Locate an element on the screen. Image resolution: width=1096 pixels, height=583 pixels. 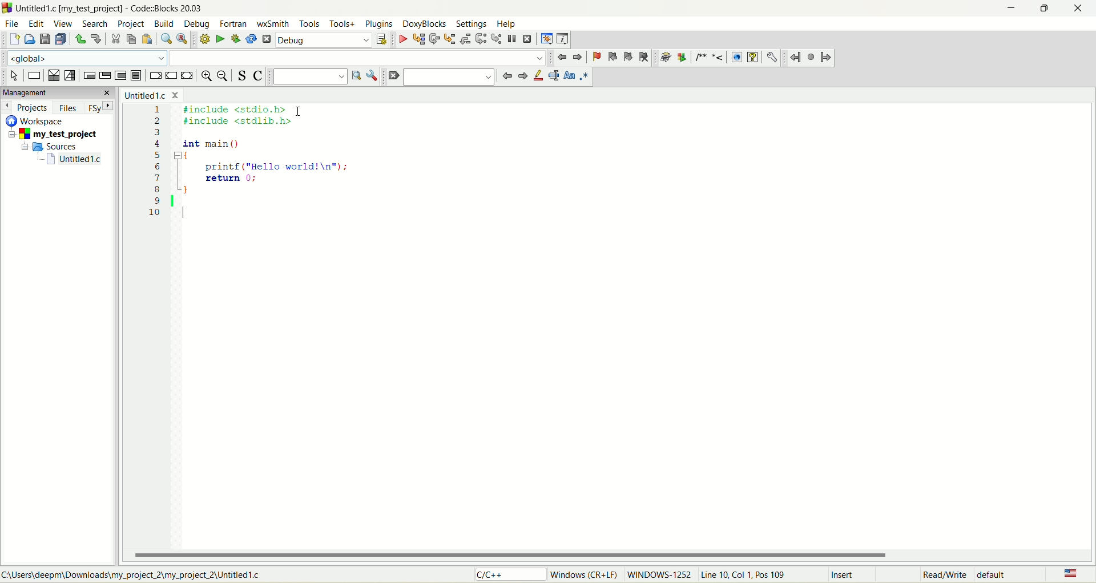
step into instruction is located at coordinates (496, 39).